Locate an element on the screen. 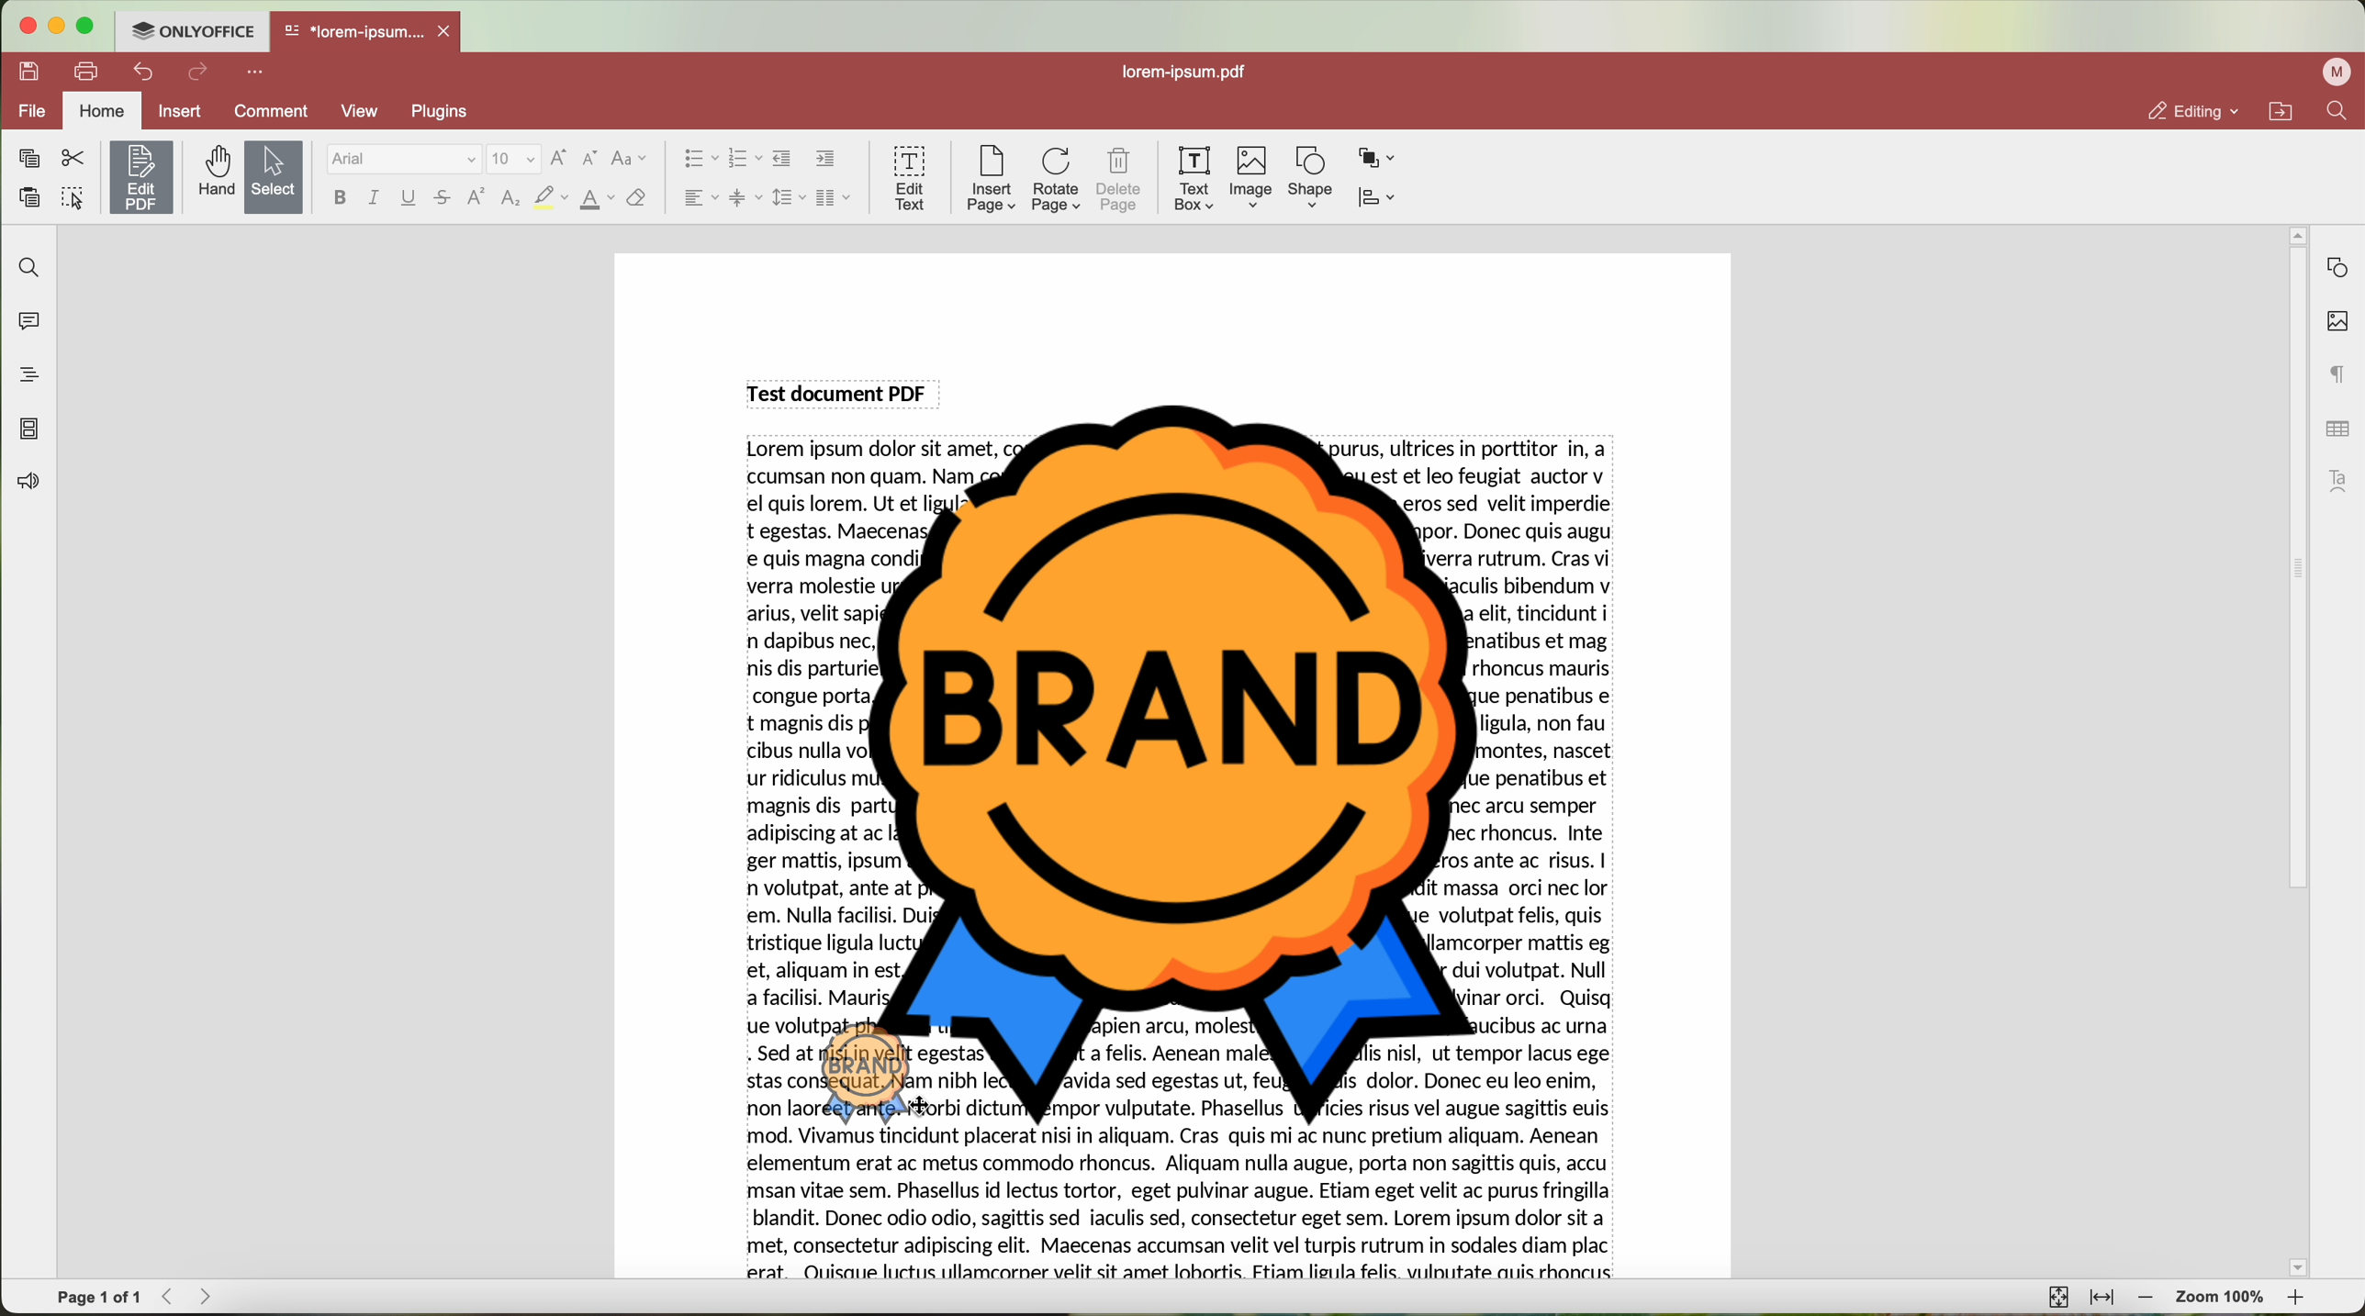 The width and height of the screenshot is (2365, 1316). home is located at coordinates (102, 113).